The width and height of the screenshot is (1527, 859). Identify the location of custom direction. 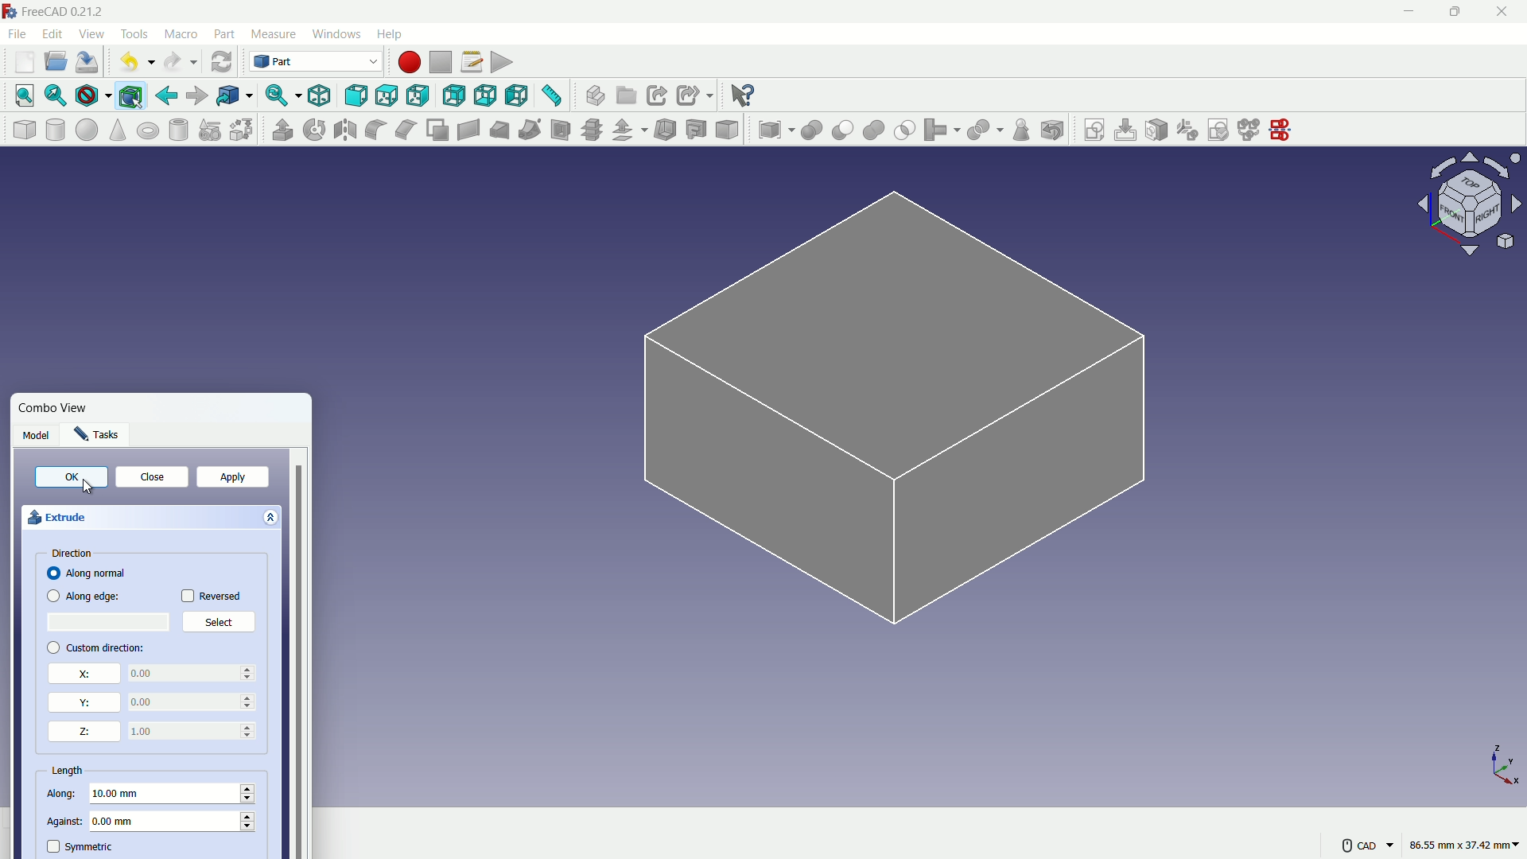
(106, 649).